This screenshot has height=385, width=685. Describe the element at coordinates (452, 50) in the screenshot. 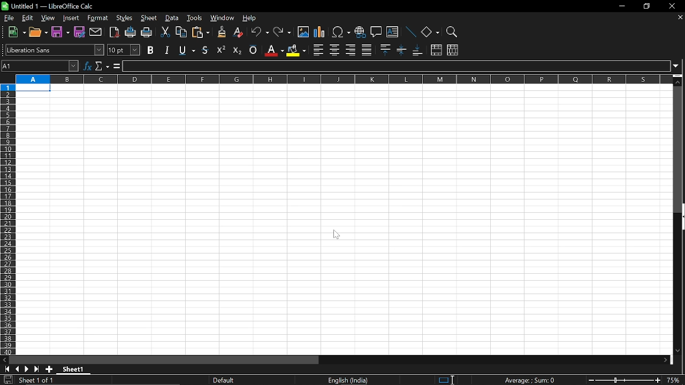

I see `unmerge cells` at that location.